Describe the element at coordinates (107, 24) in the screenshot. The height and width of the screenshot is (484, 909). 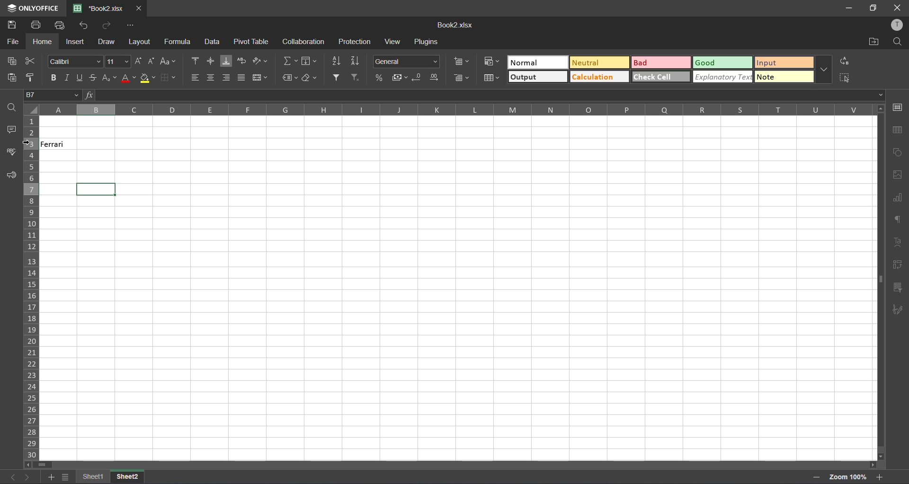
I see `redo` at that location.